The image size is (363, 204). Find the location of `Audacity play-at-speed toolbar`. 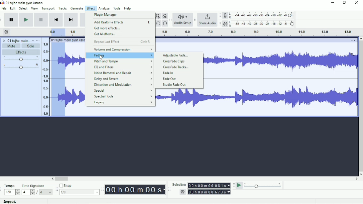

Audacity play-at-speed toolbar is located at coordinates (233, 185).